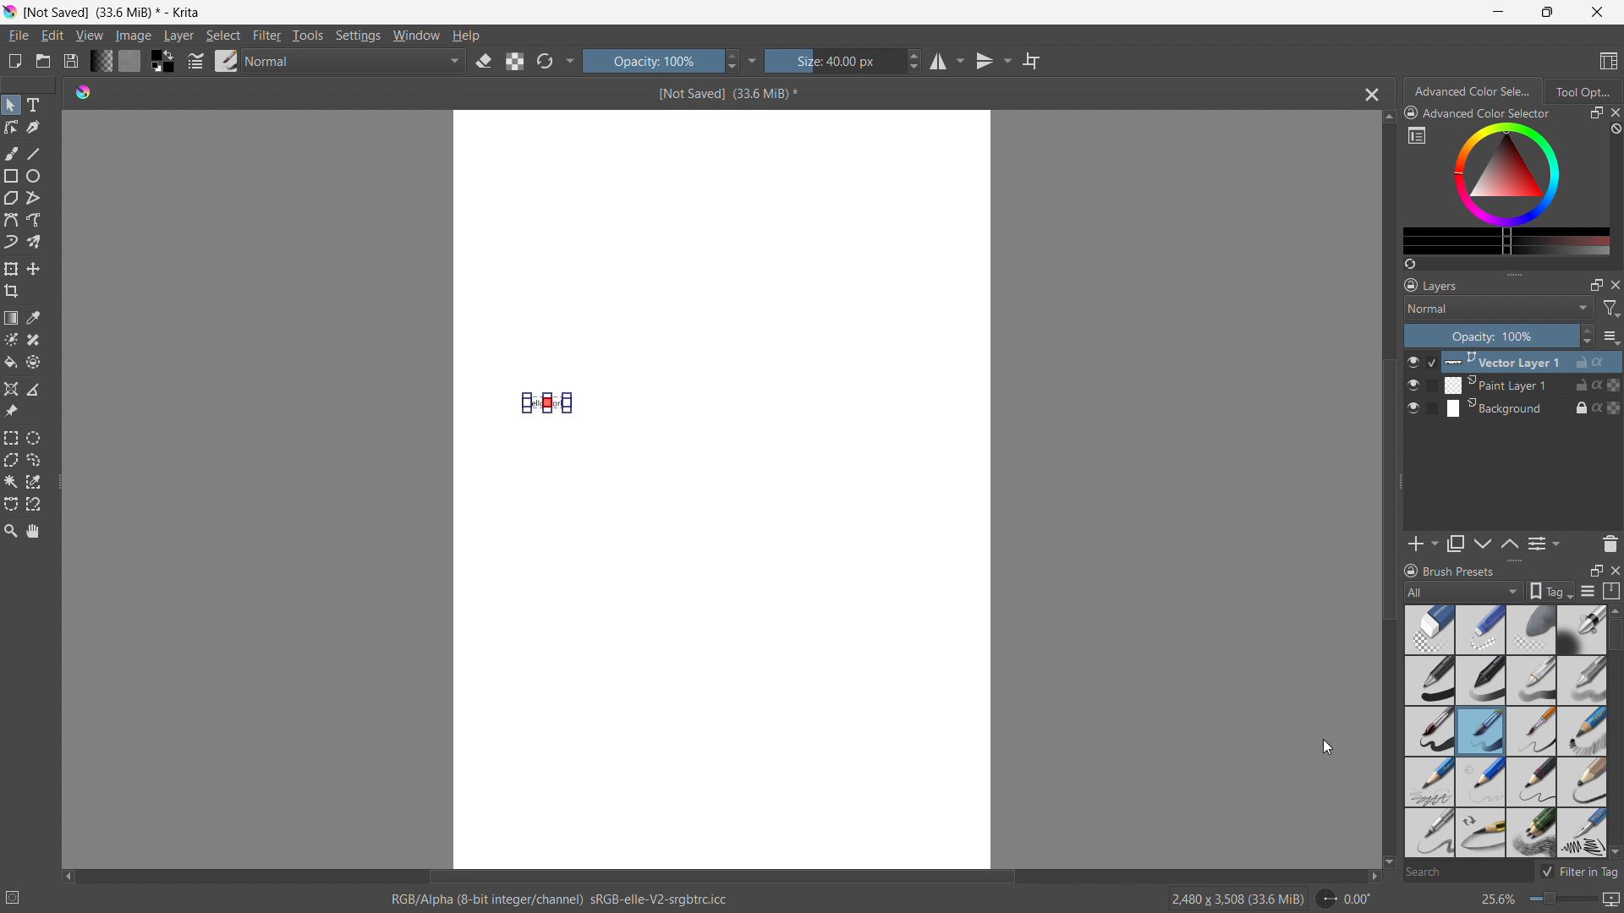 The height and width of the screenshot is (913, 1624). I want to click on resize, so click(1514, 272).